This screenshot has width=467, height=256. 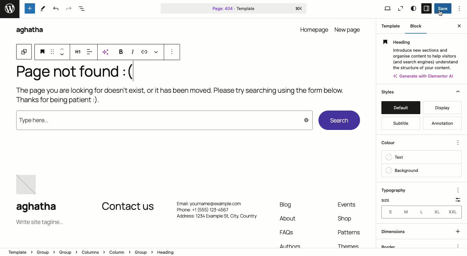 What do you see at coordinates (289, 218) in the screenshot?
I see `About` at bounding box center [289, 218].